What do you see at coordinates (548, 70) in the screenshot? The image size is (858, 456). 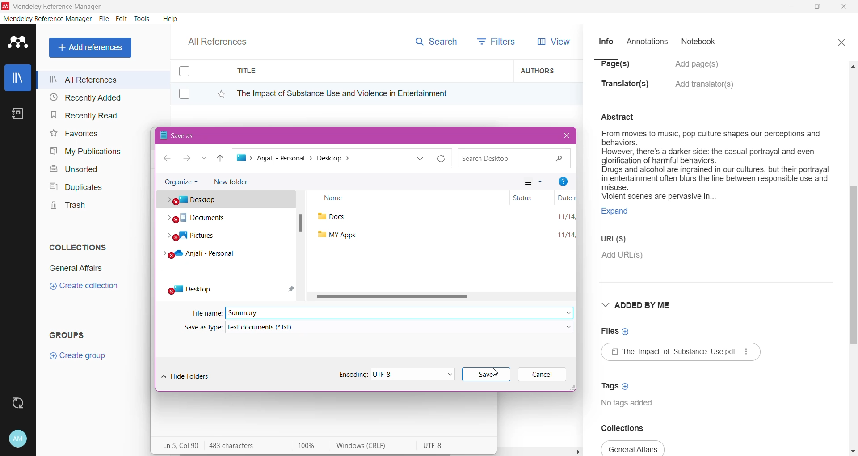 I see `Authors` at bounding box center [548, 70].